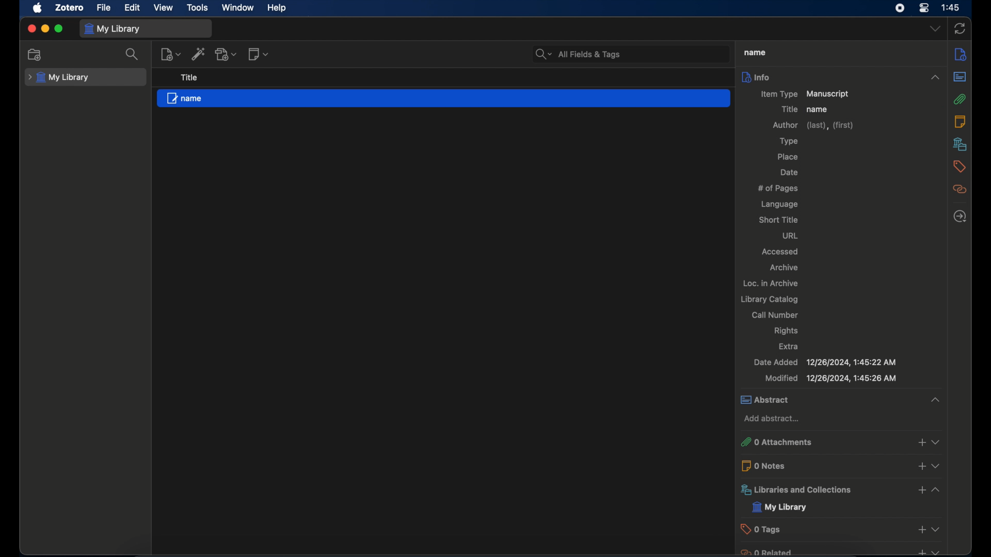 The height and width of the screenshot is (557, 991). Describe the element at coordinates (70, 7) in the screenshot. I see `zotero` at that location.